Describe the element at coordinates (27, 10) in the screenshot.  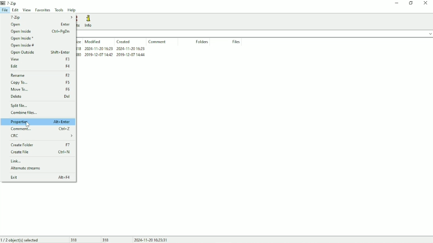
I see `View` at that location.